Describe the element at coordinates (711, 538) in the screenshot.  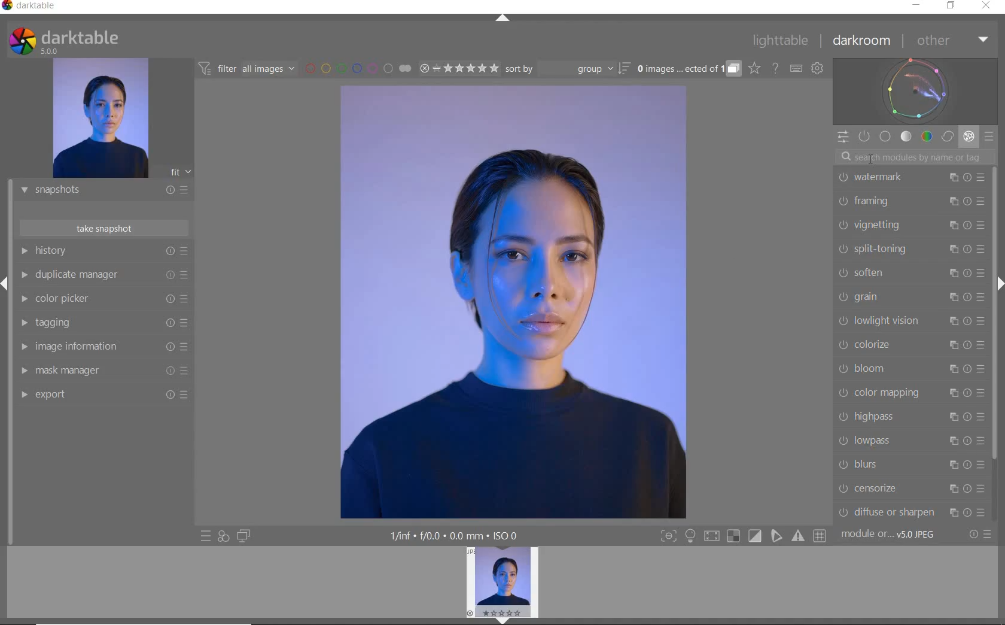
I see `Button` at that location.